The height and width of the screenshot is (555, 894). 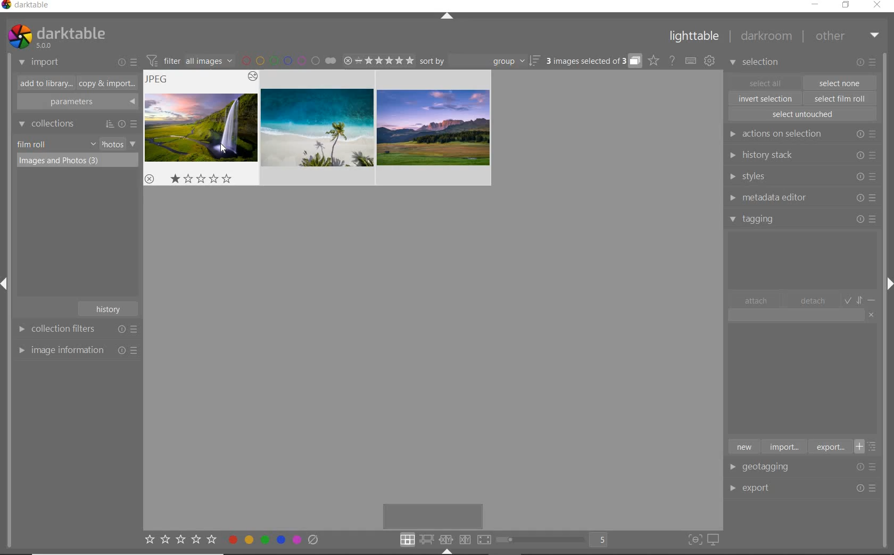 I want to click on darkroom, so click(x=767, y=38).